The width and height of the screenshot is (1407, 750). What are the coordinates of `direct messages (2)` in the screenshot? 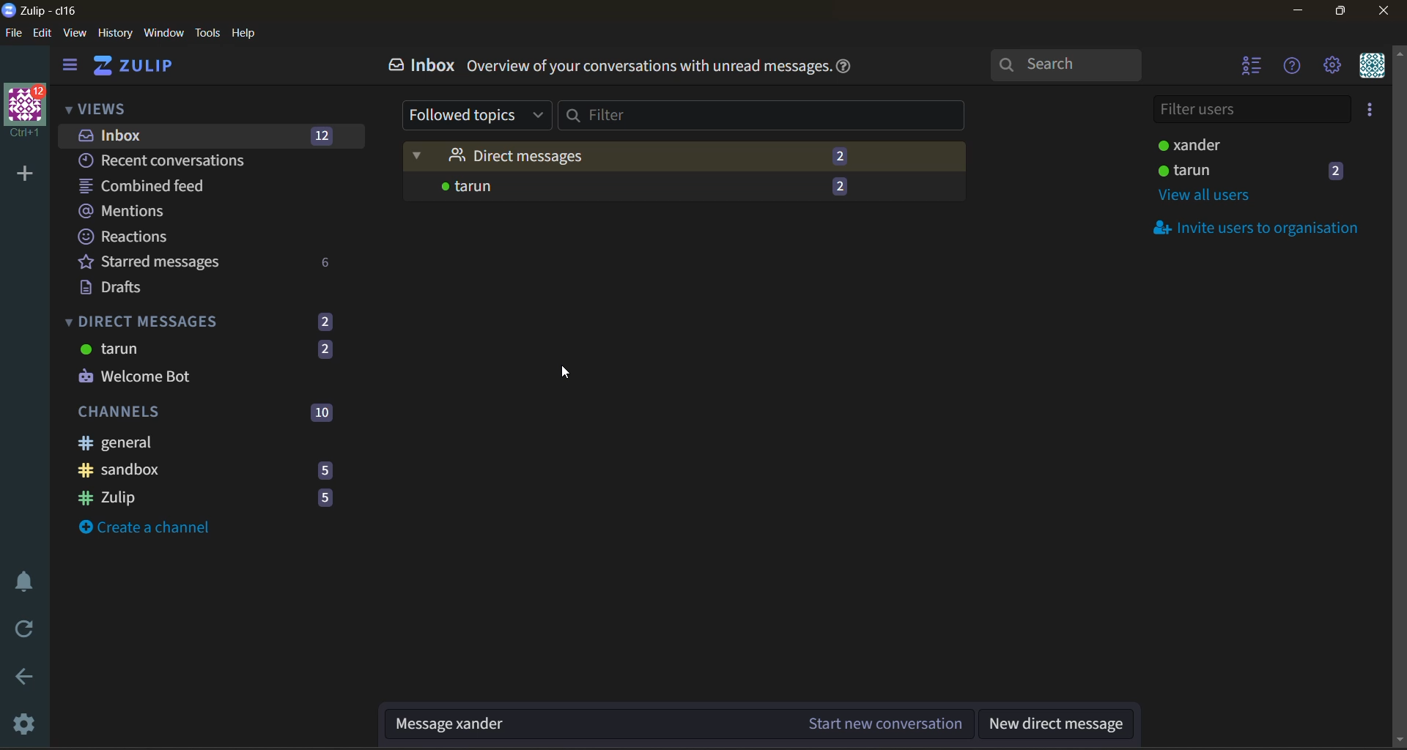 It's located at (213, 321).